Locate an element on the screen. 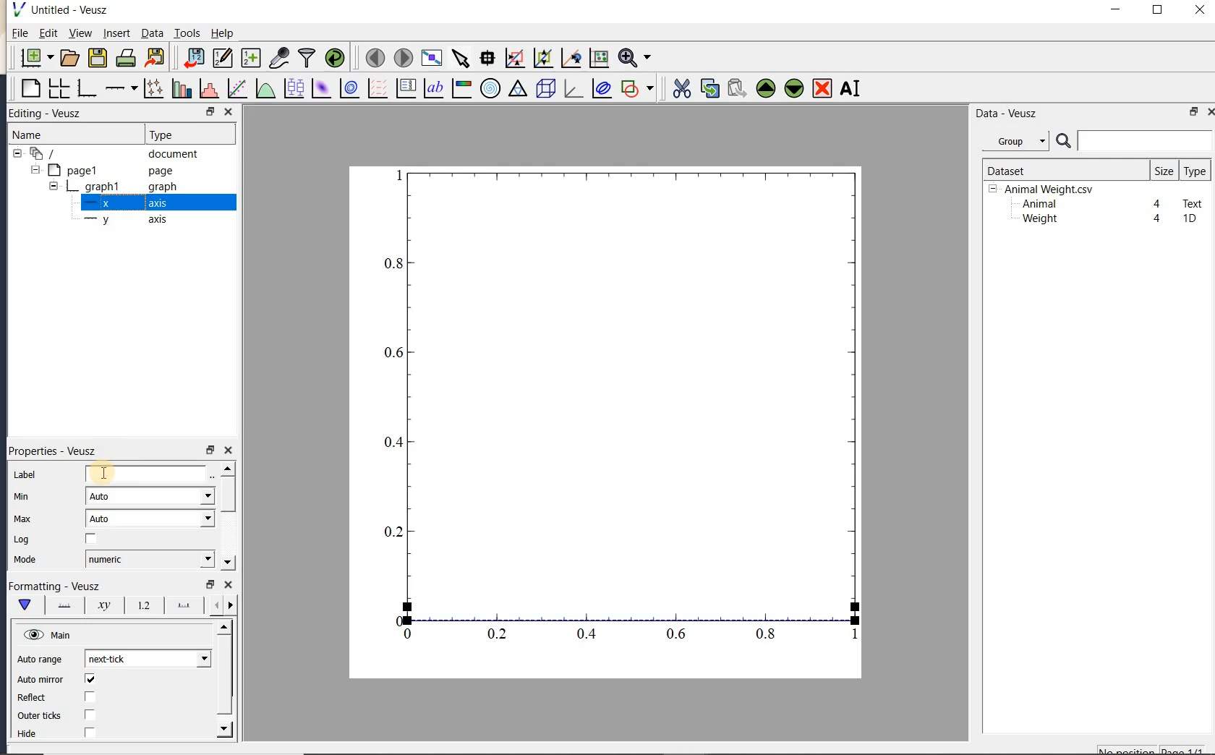  image color bar is located at coordinates (461, 88).